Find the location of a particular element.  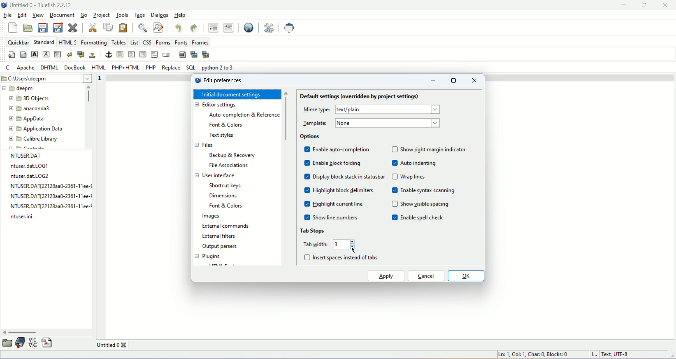

tools is located at coordinates (122, 15).